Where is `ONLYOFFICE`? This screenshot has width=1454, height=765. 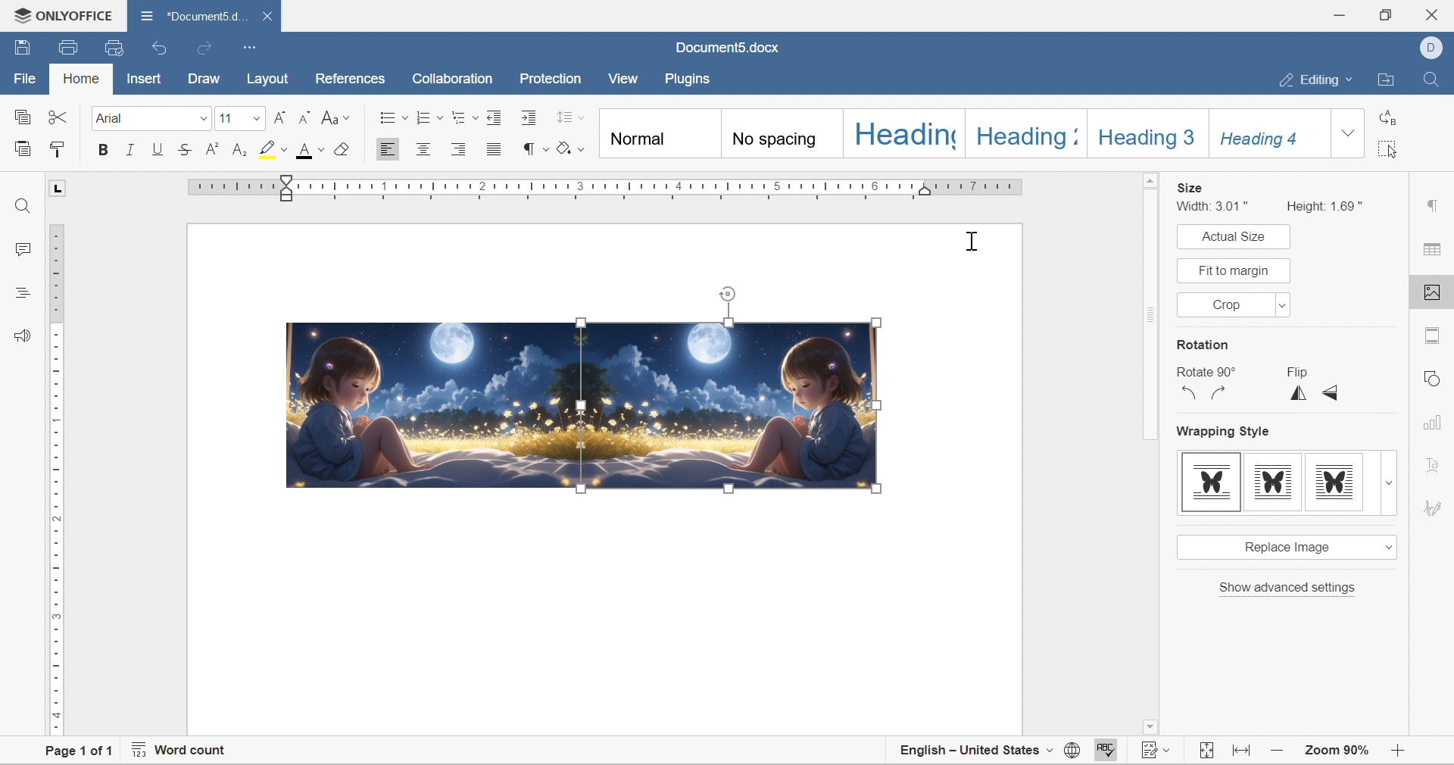
ONLYOFFICE is located at coordinates (64, 15).